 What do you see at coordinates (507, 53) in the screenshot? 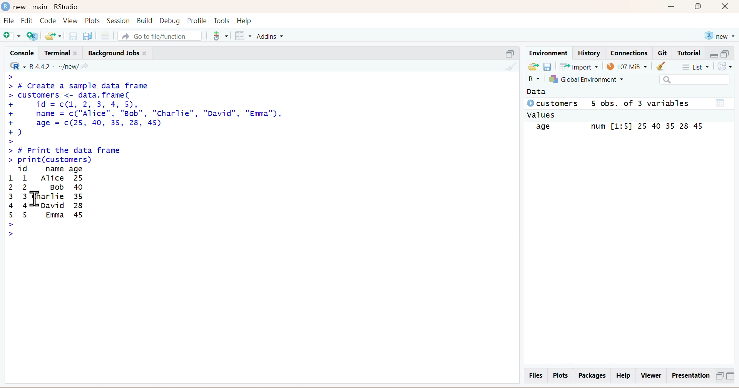
I see `Minimise` at bounding box center [507, 53].